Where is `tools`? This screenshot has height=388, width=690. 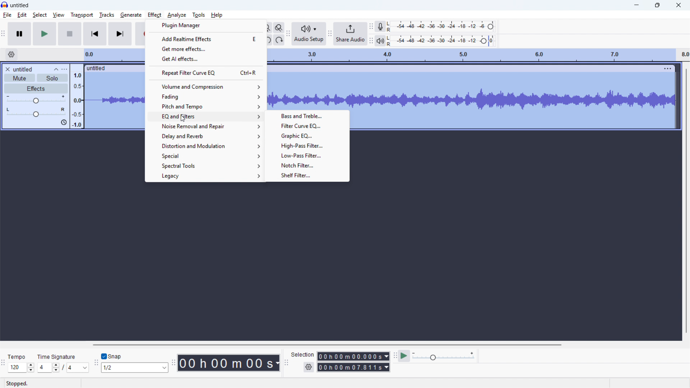 tools is located at coordinates (199, 14).